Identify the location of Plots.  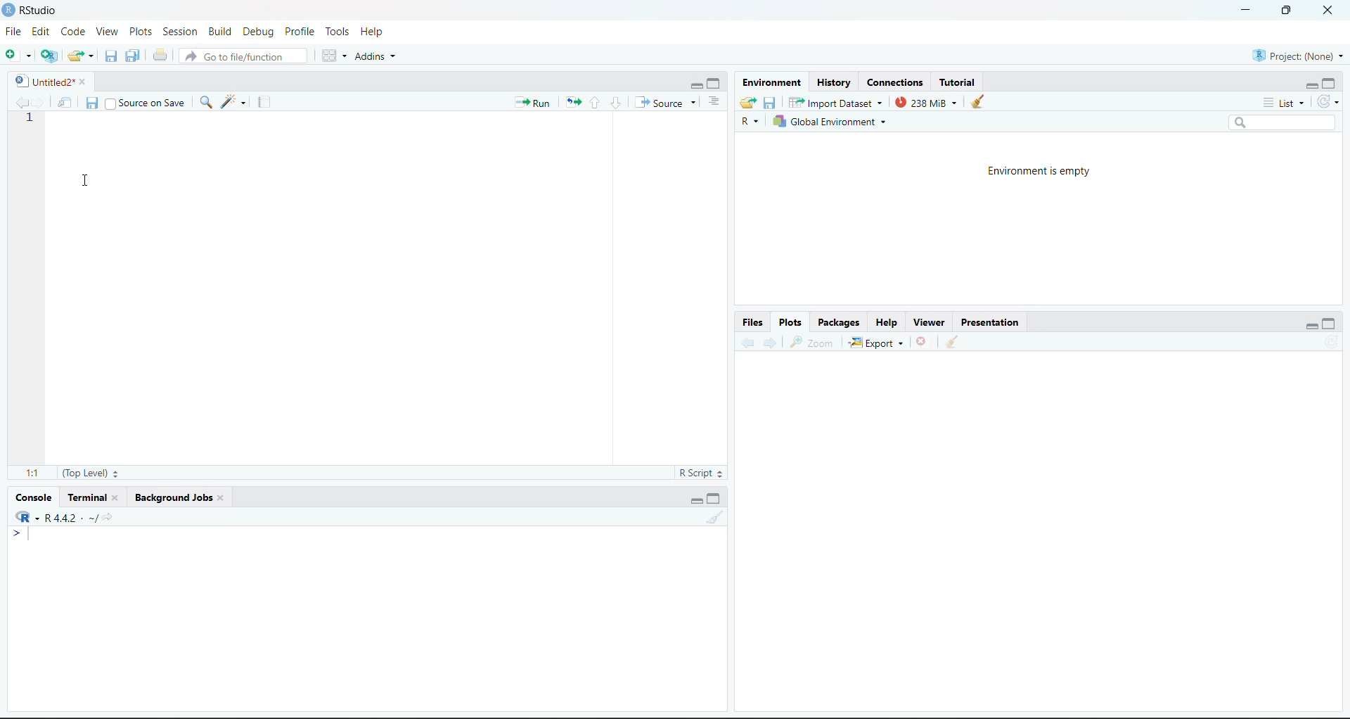
(141, 32).